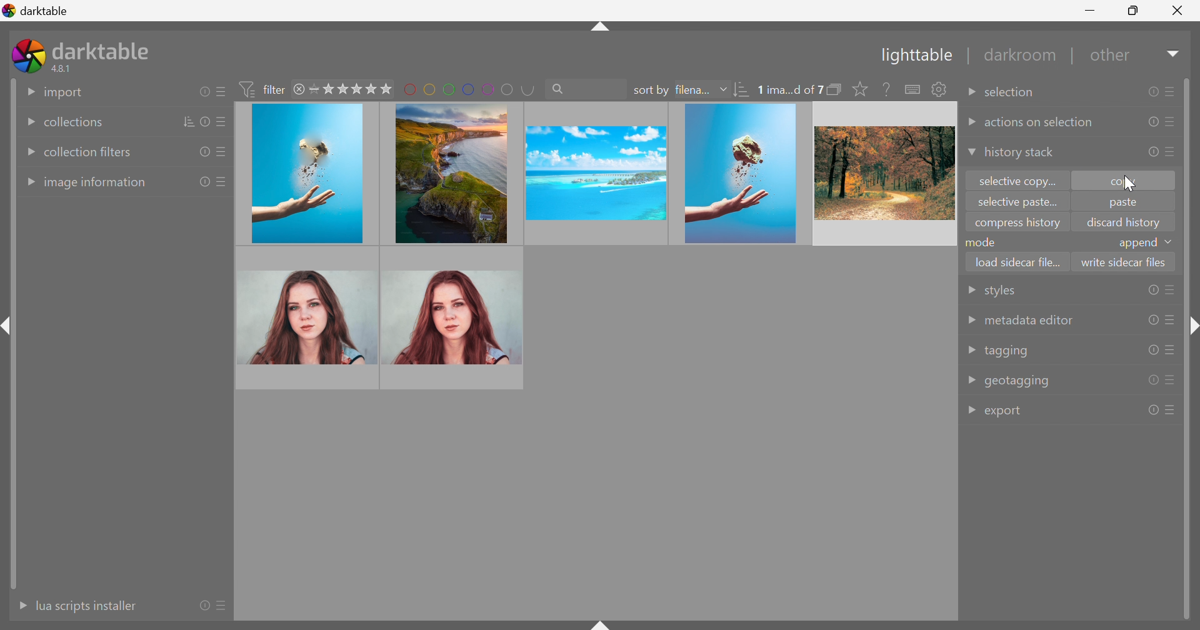  I want to click on Lighttable, so click(913, 57).